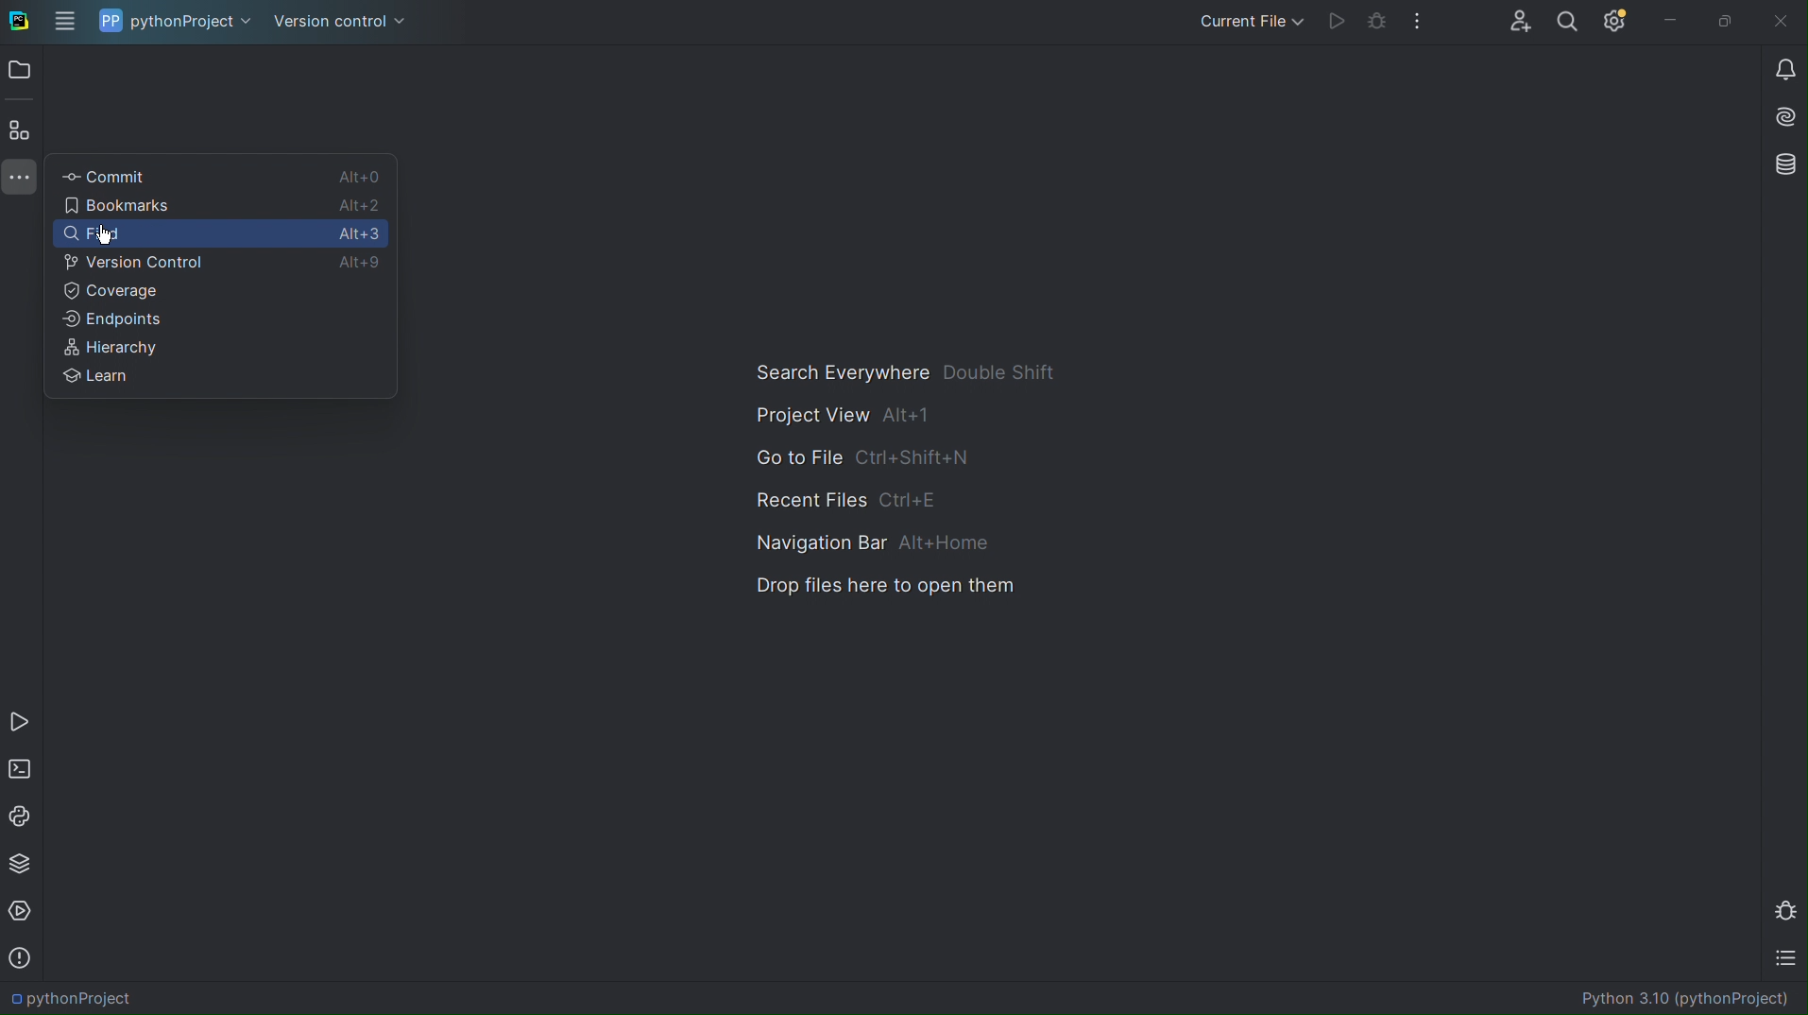 The image size is (1808, 1015). Describe the element at coordinates (108, 344) in the screenshot. I see `Heirarchy` at that location.